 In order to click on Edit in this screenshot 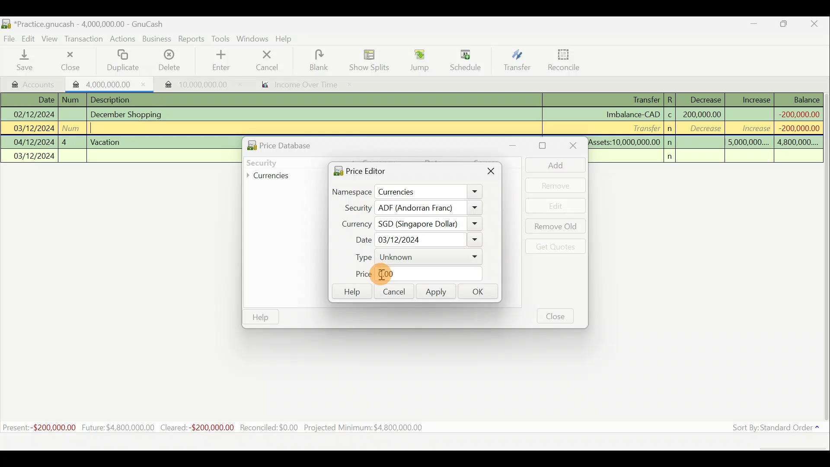, I will do `click(30, 38)`.